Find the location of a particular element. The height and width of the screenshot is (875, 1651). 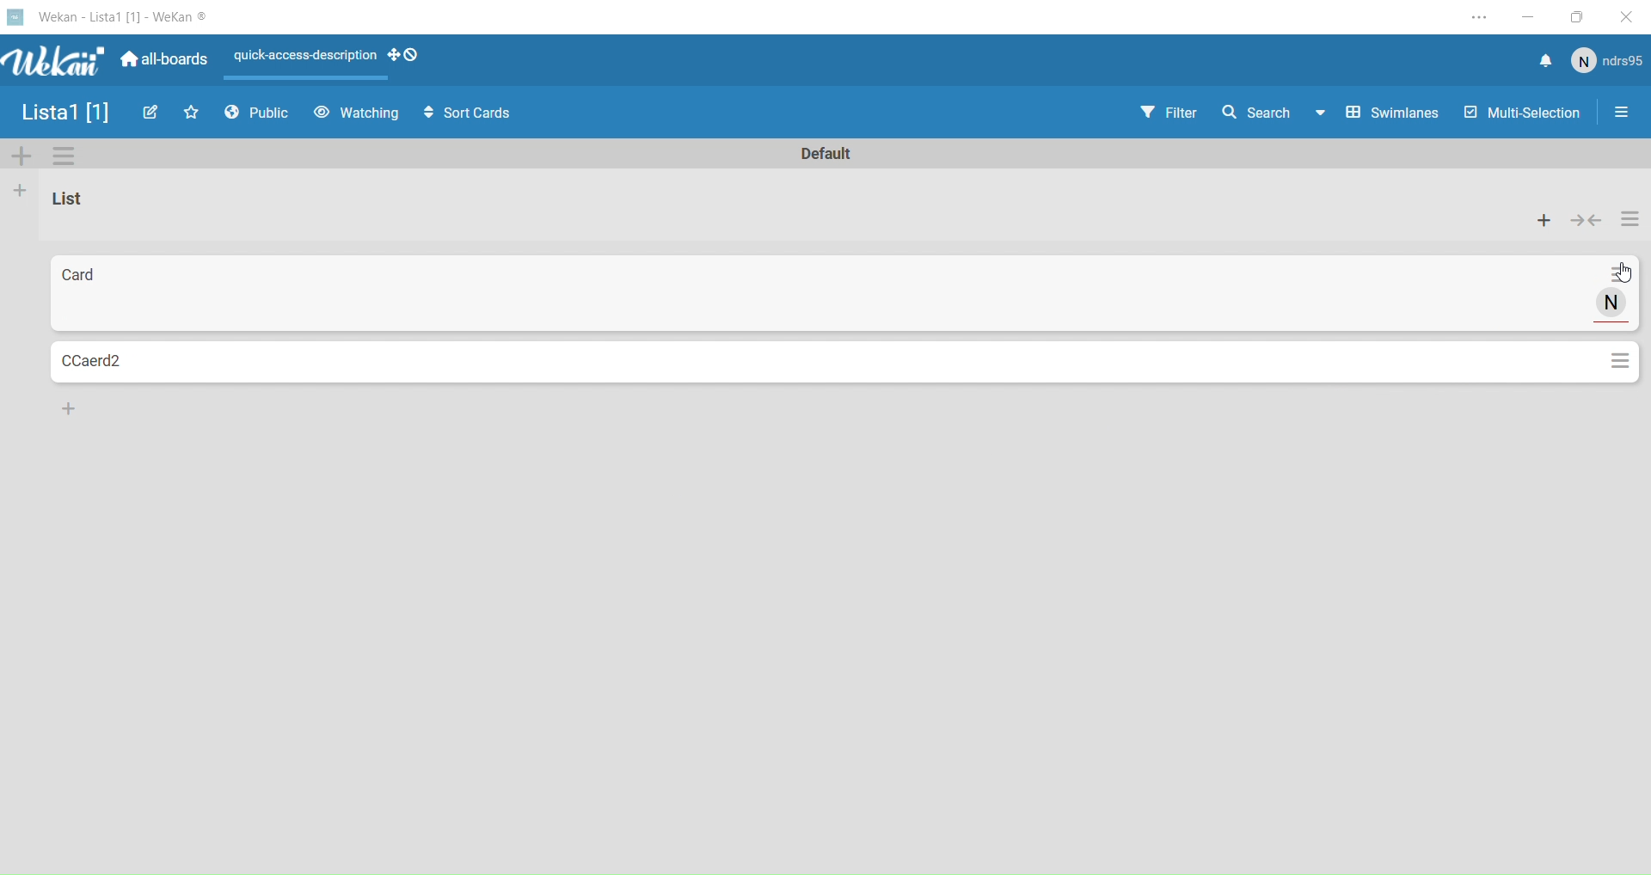

Options is located at coordinates (1625, 113).